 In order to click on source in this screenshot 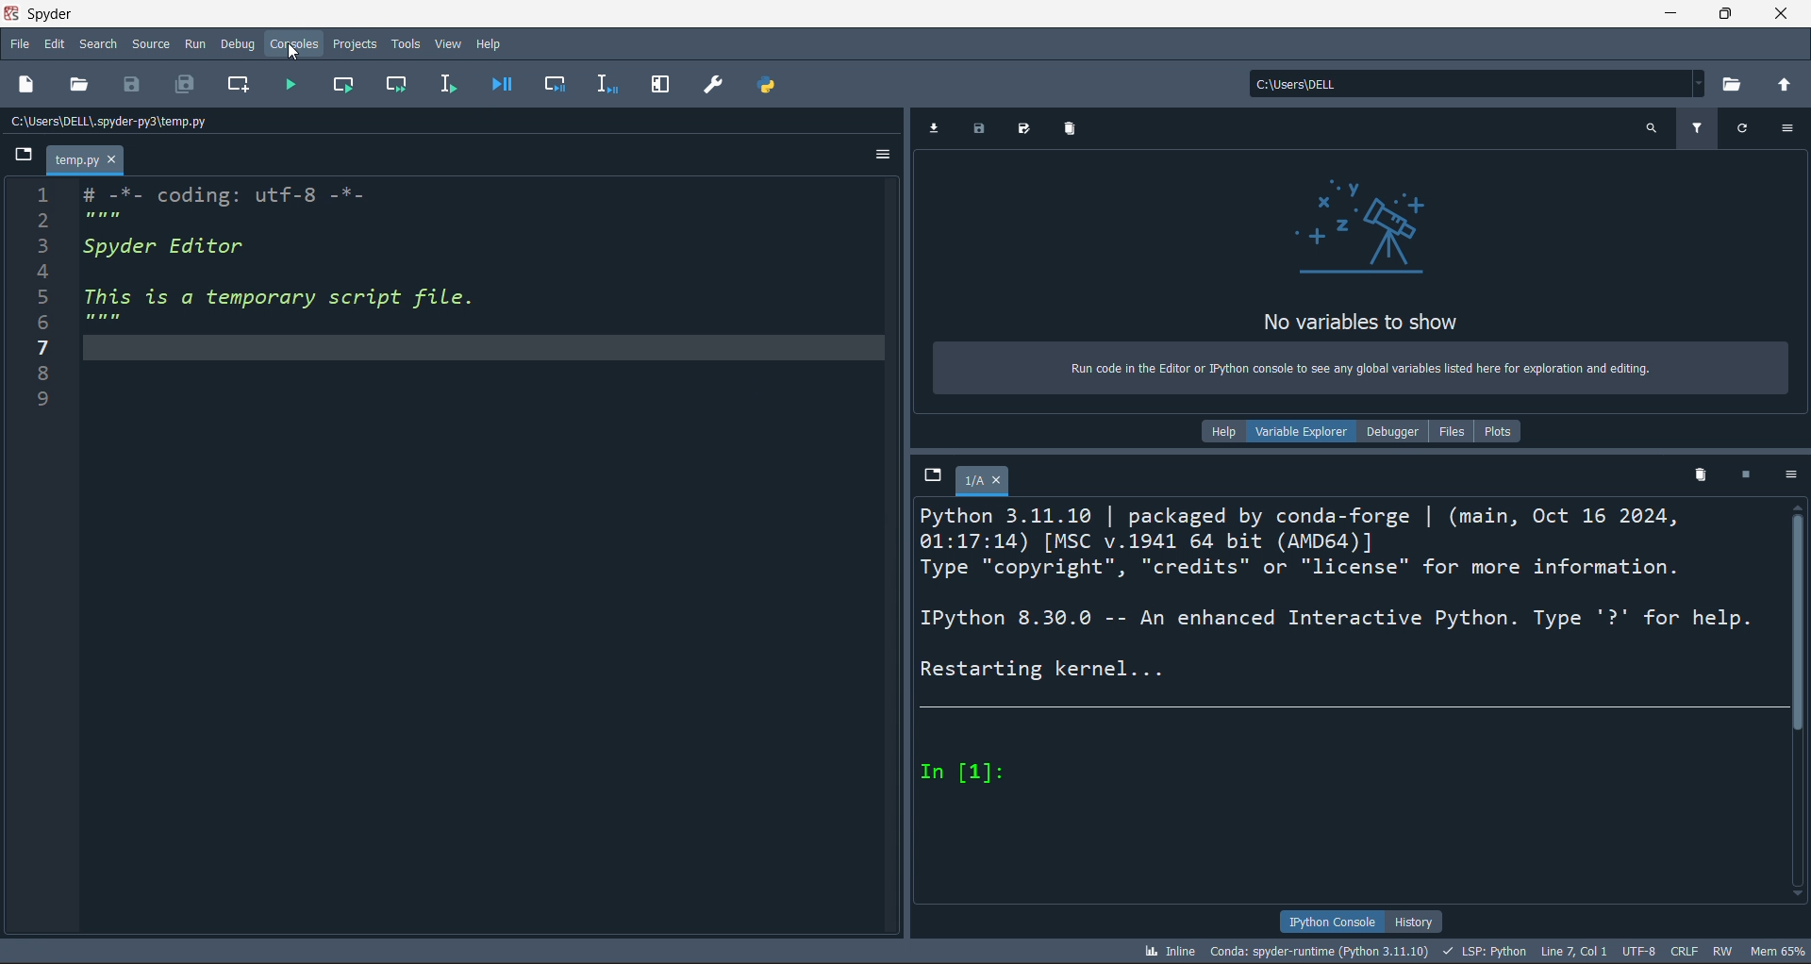, I will do `click(150, 44)`.